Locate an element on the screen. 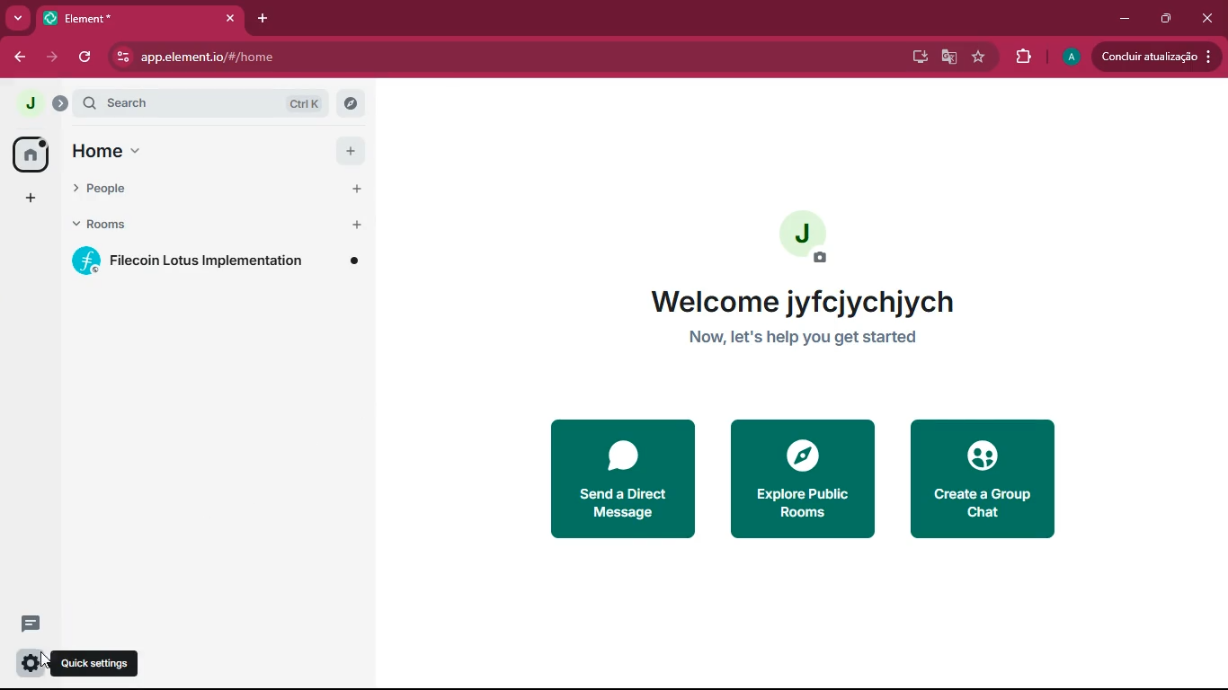  quick settings is located at coordinates (31, 663).